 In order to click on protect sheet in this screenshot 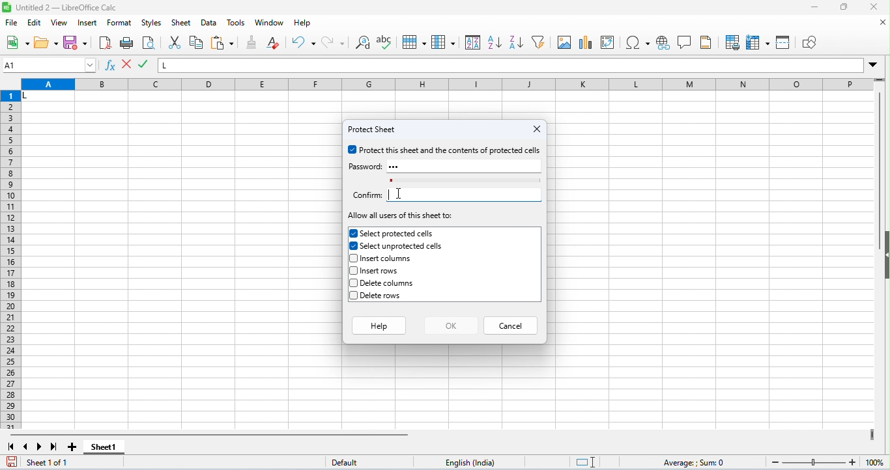, I will do `click(375, 130)`.